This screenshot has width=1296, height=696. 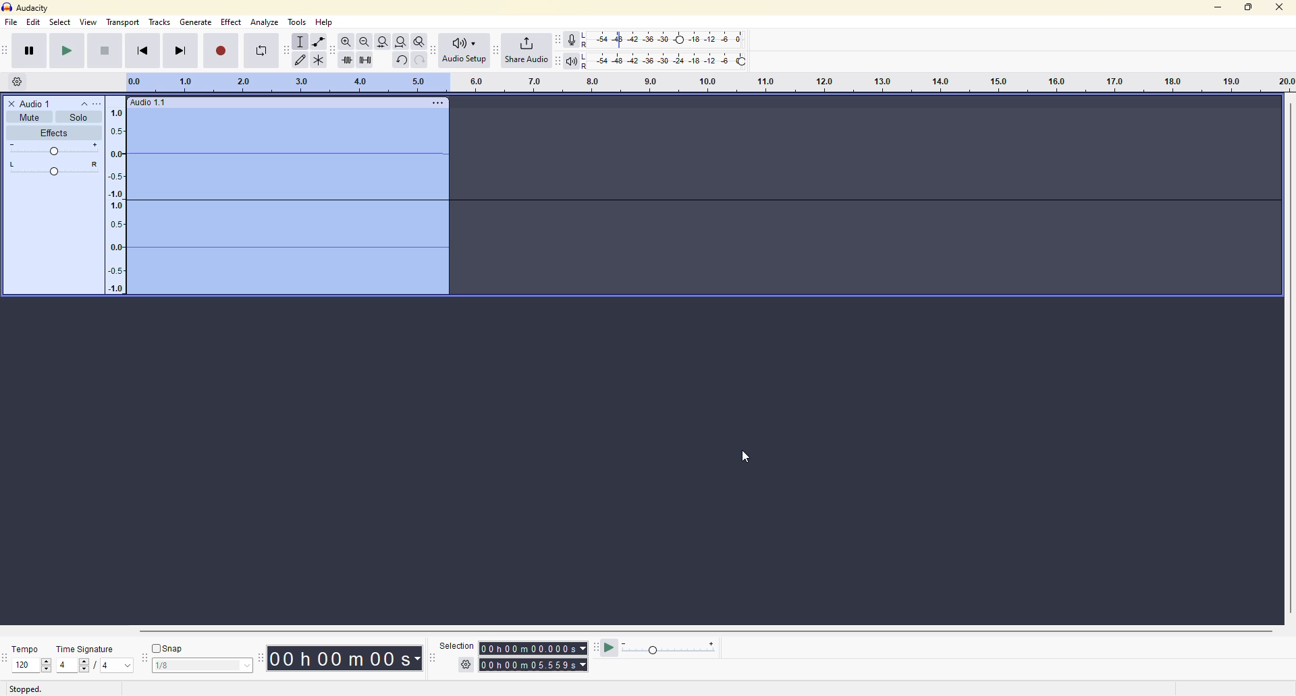 I want to click on tempo, so click(x=28, y=648).